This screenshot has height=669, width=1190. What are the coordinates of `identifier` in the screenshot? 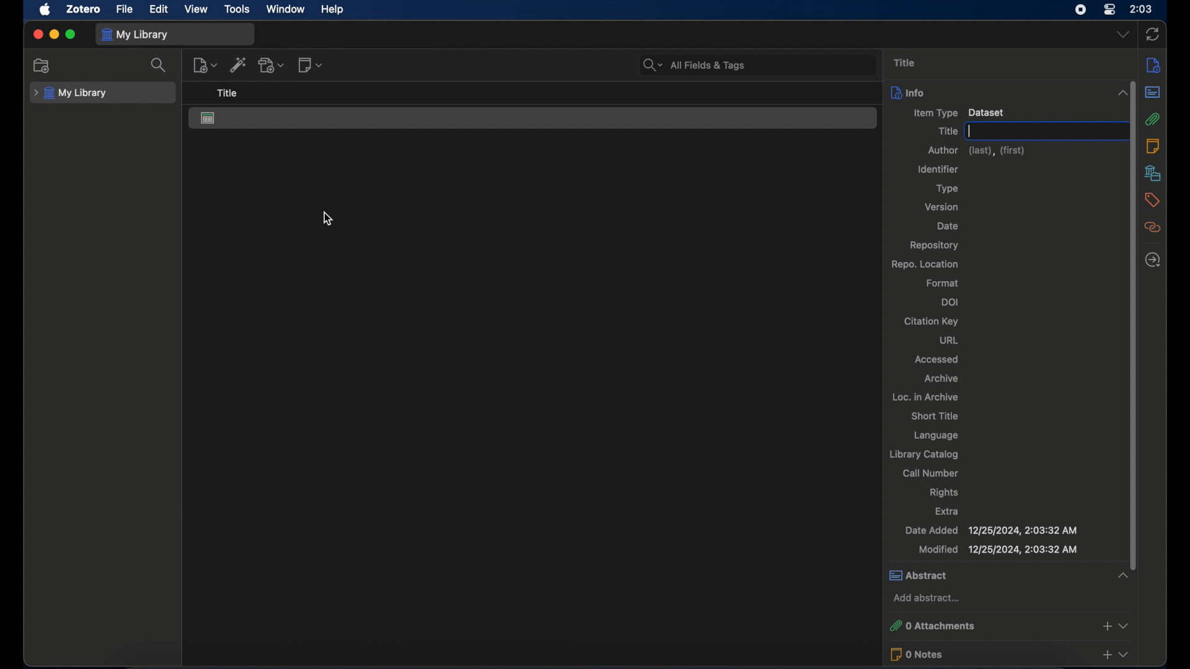 It's located at (938, 170).